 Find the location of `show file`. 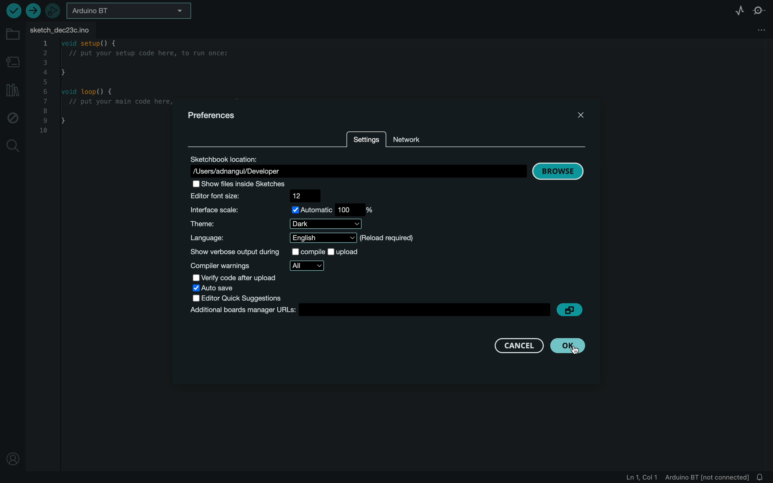

show file is located at coordinates (254, 184).